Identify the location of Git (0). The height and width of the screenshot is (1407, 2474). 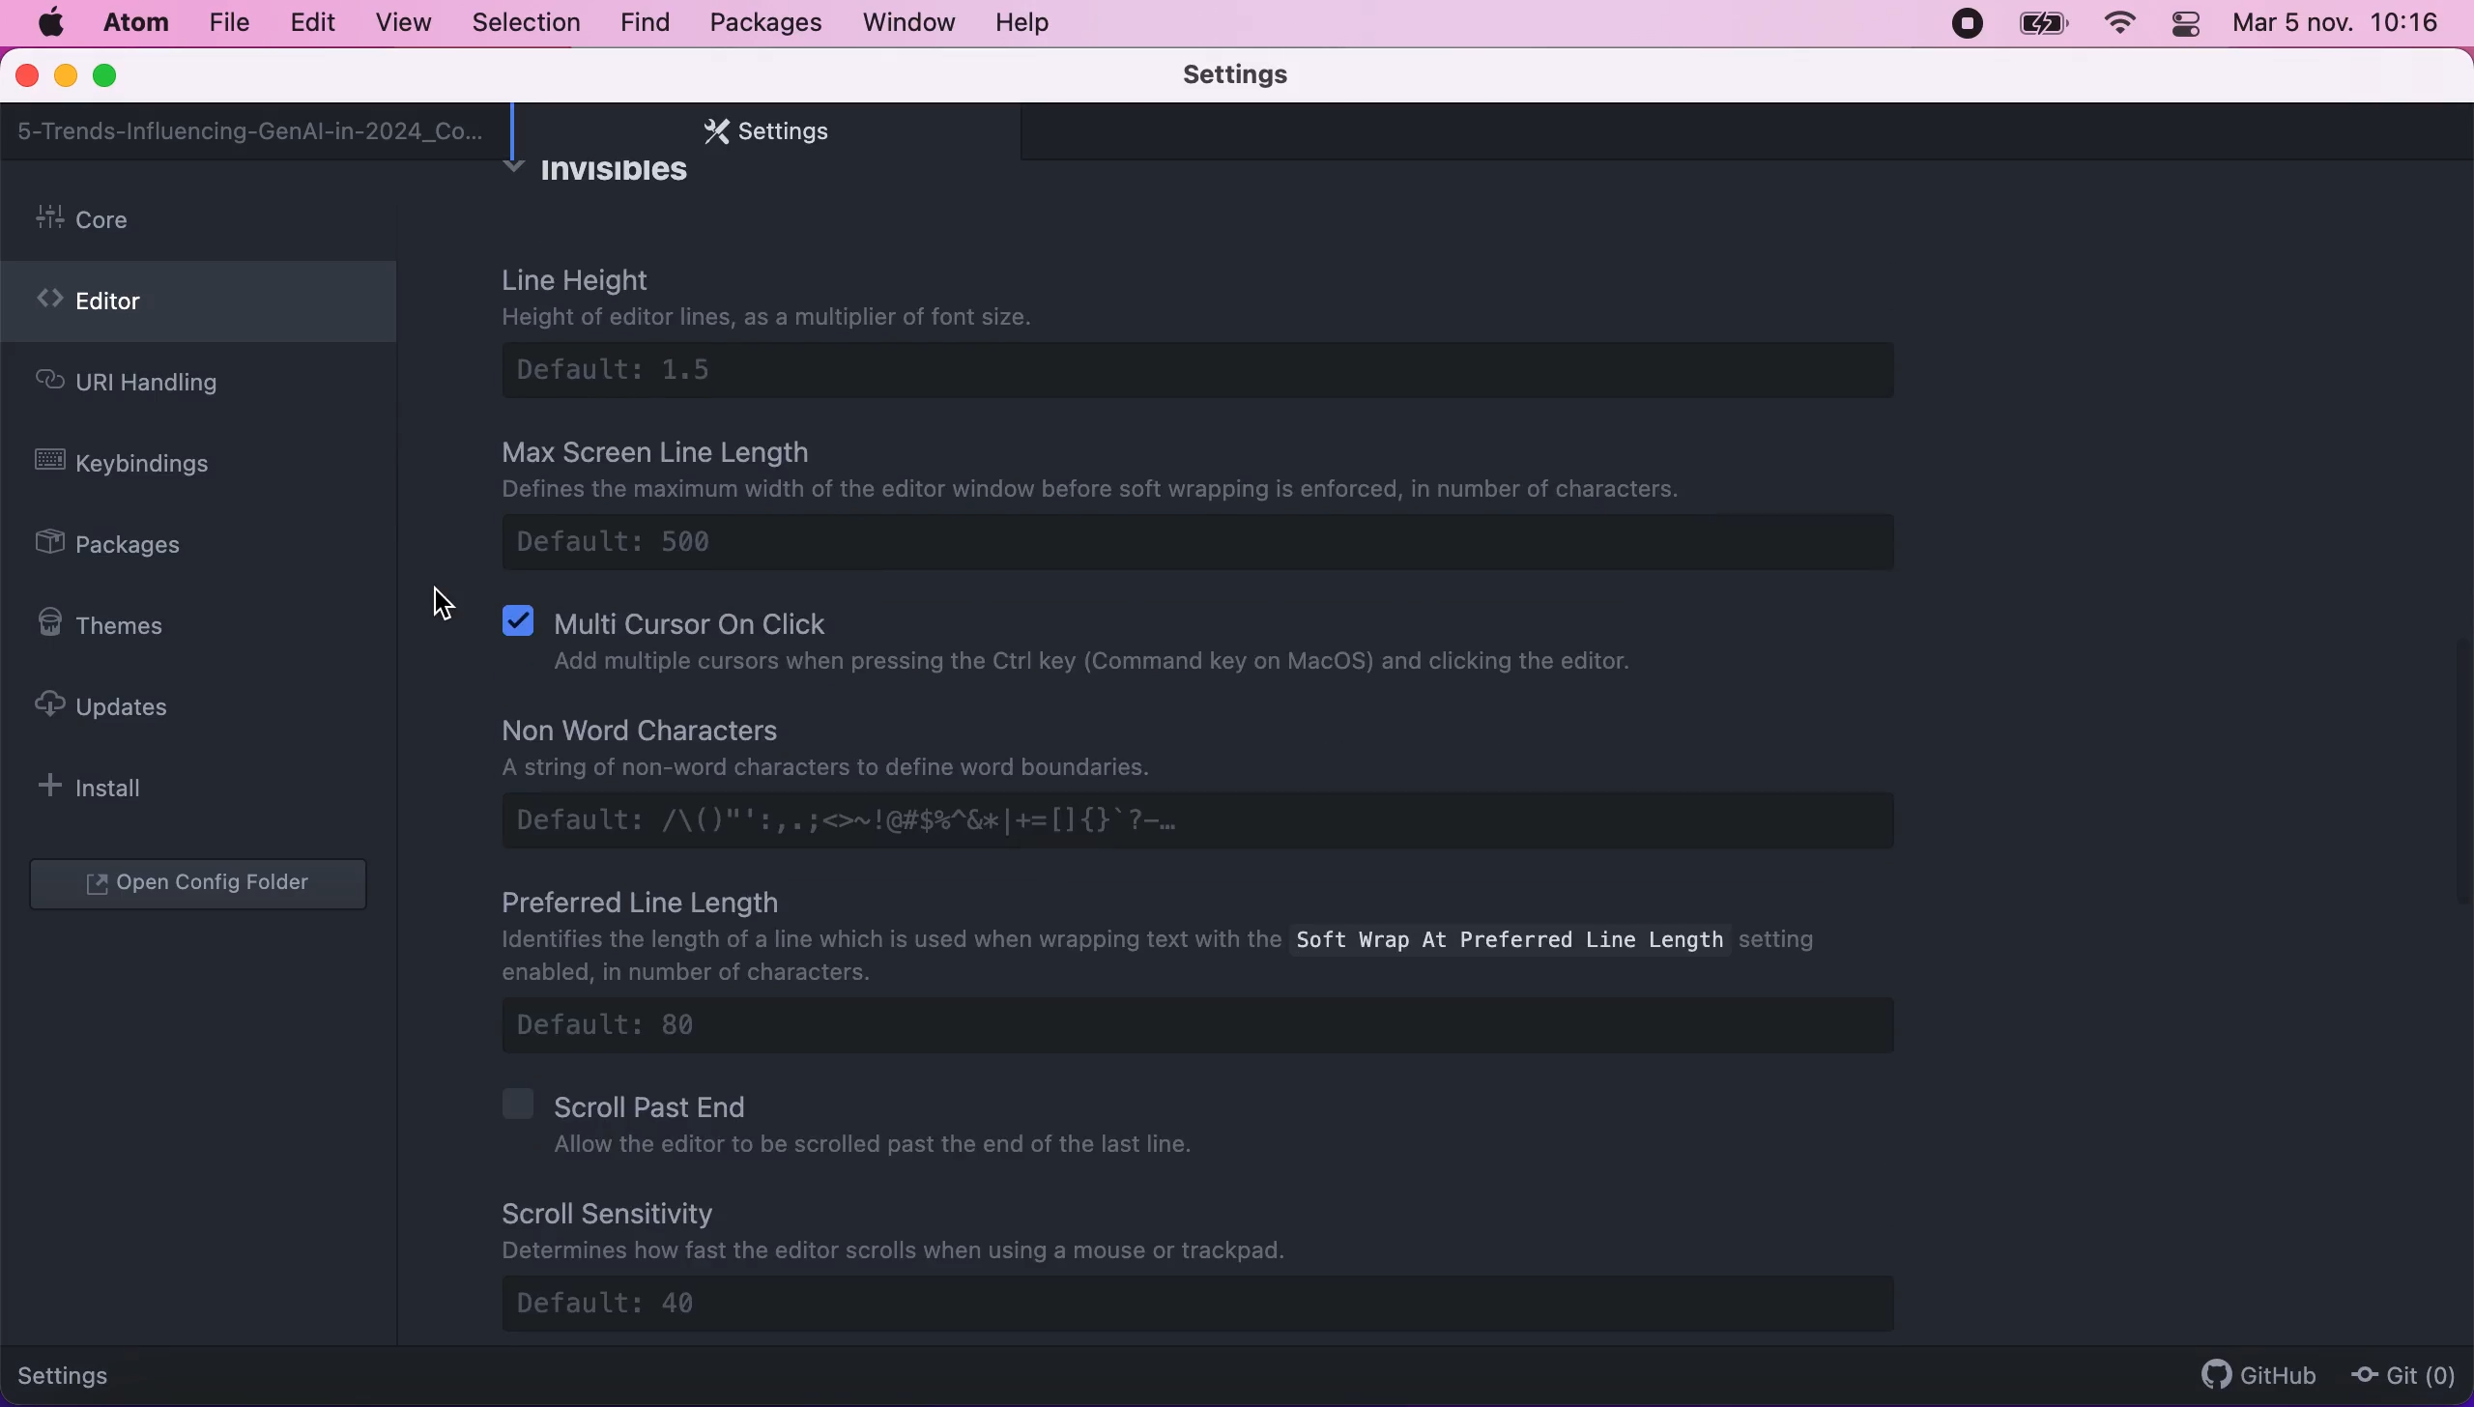
(2398, 1374).